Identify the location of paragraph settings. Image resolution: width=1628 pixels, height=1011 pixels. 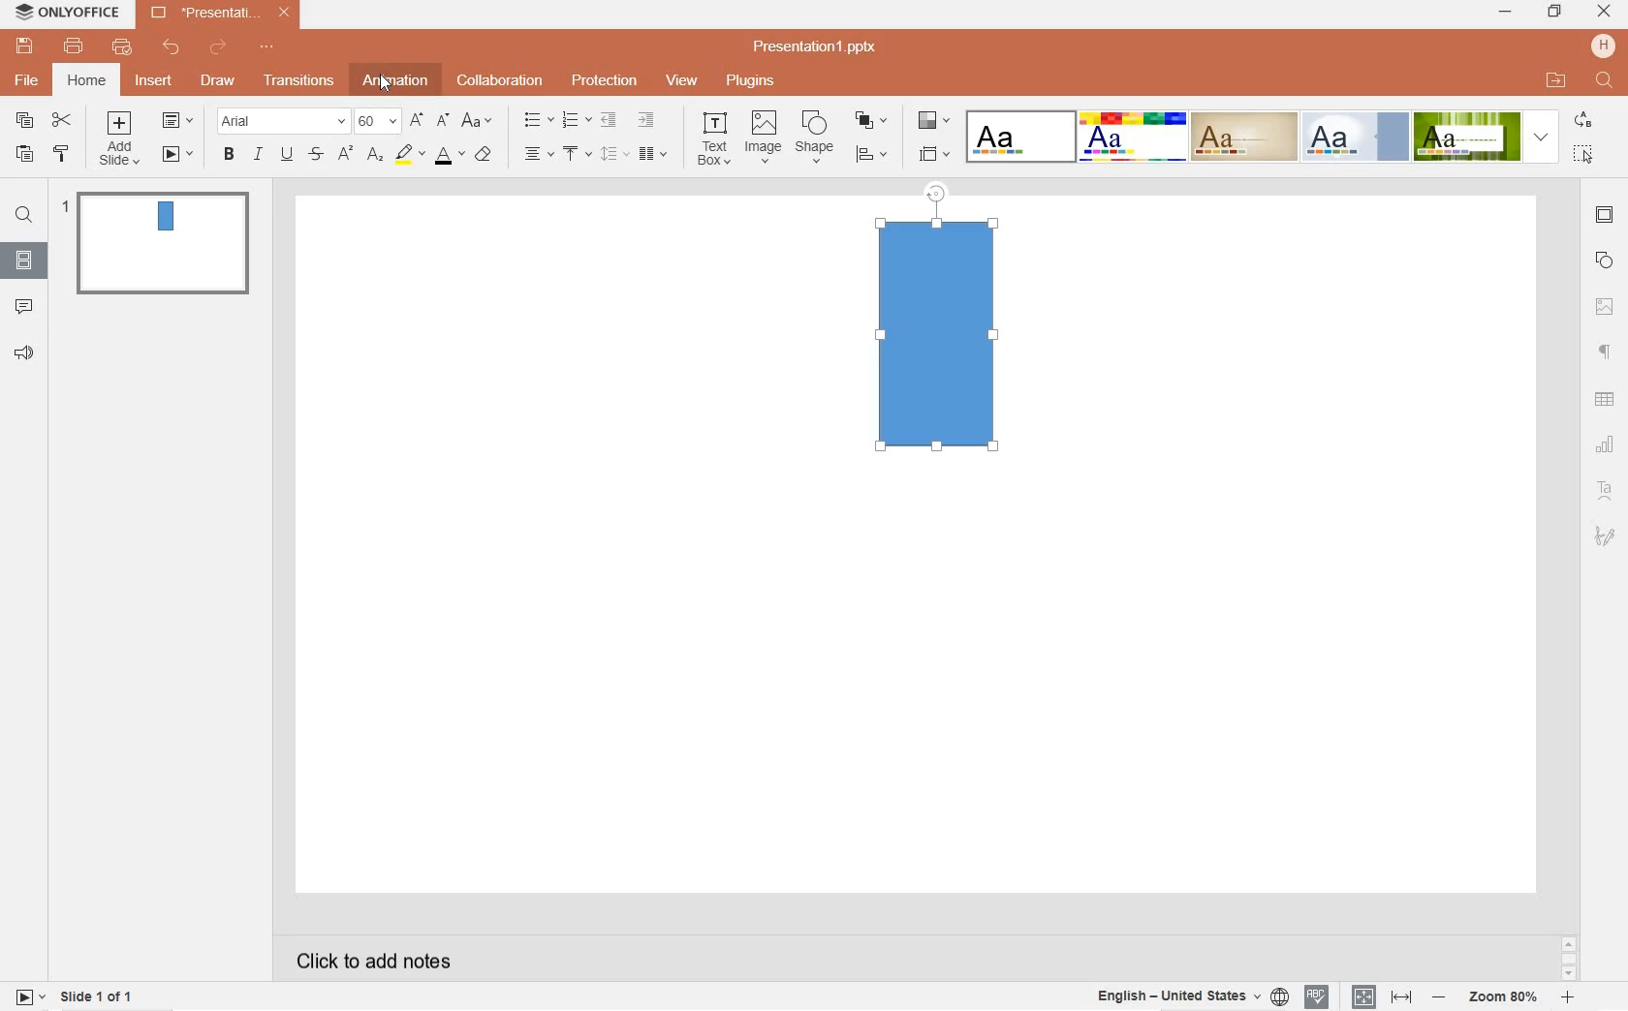
(1606, 351).